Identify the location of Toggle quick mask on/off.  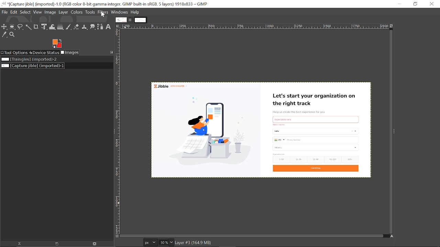
(116, 236).